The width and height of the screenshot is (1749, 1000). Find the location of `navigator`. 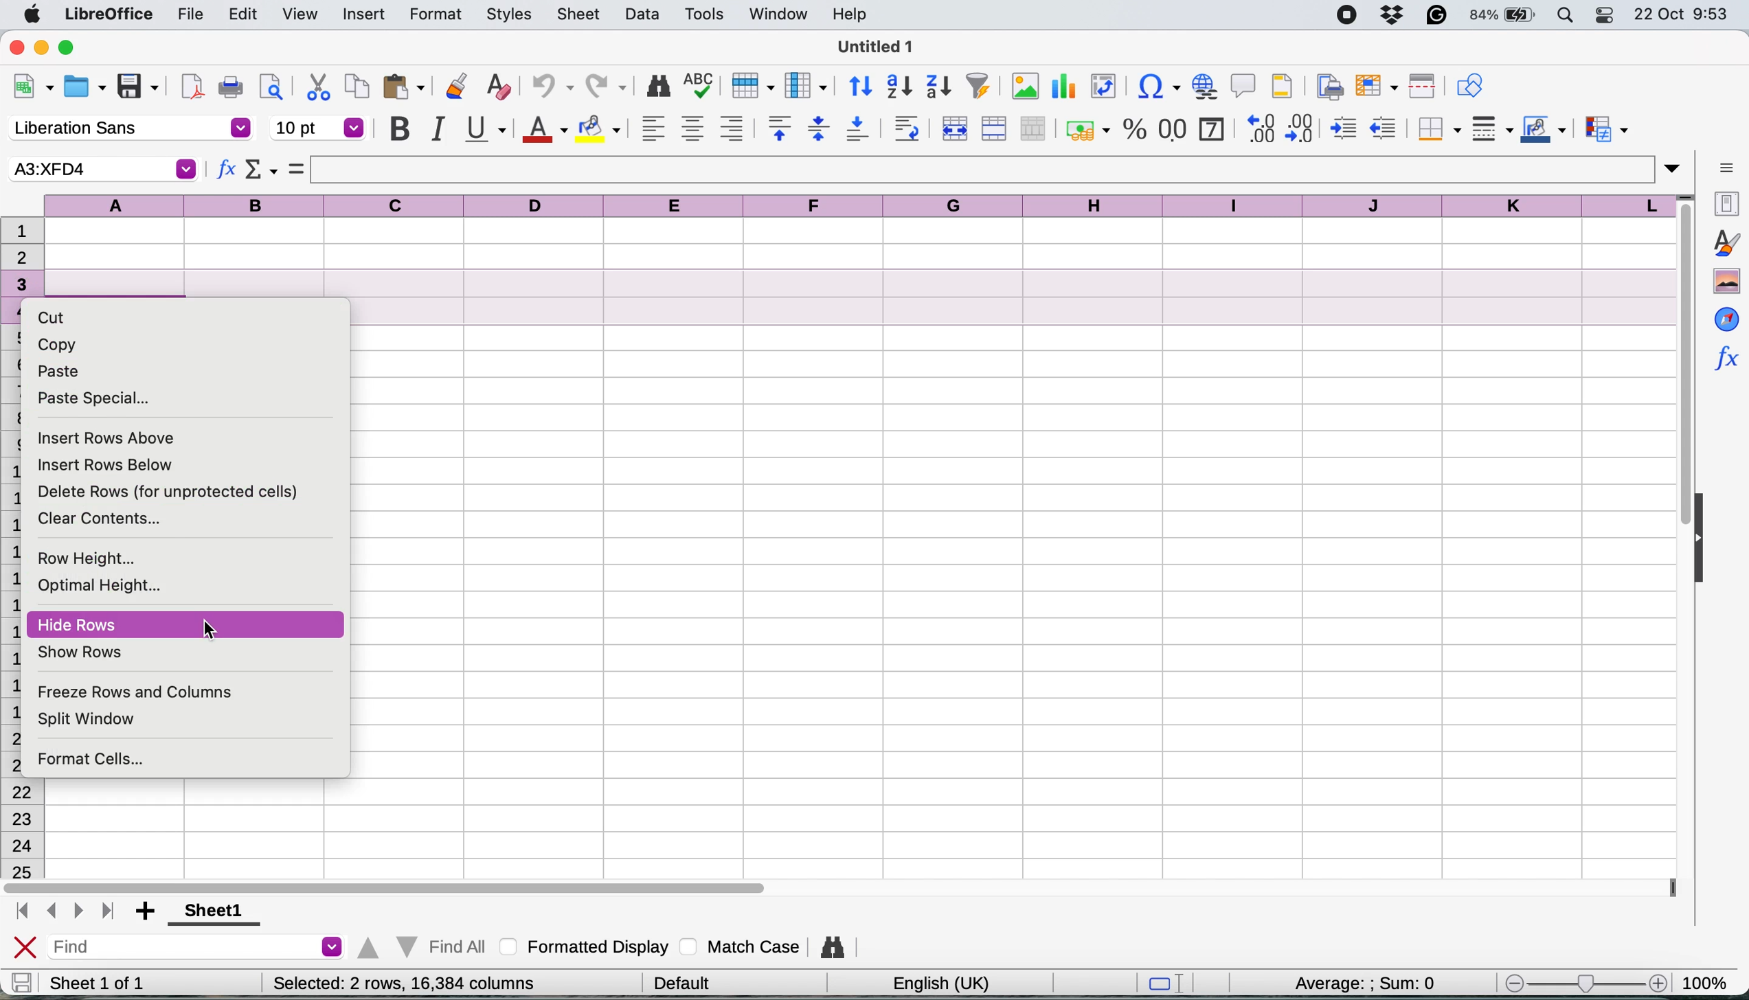

navigator is located at coordinates (1726, 318).